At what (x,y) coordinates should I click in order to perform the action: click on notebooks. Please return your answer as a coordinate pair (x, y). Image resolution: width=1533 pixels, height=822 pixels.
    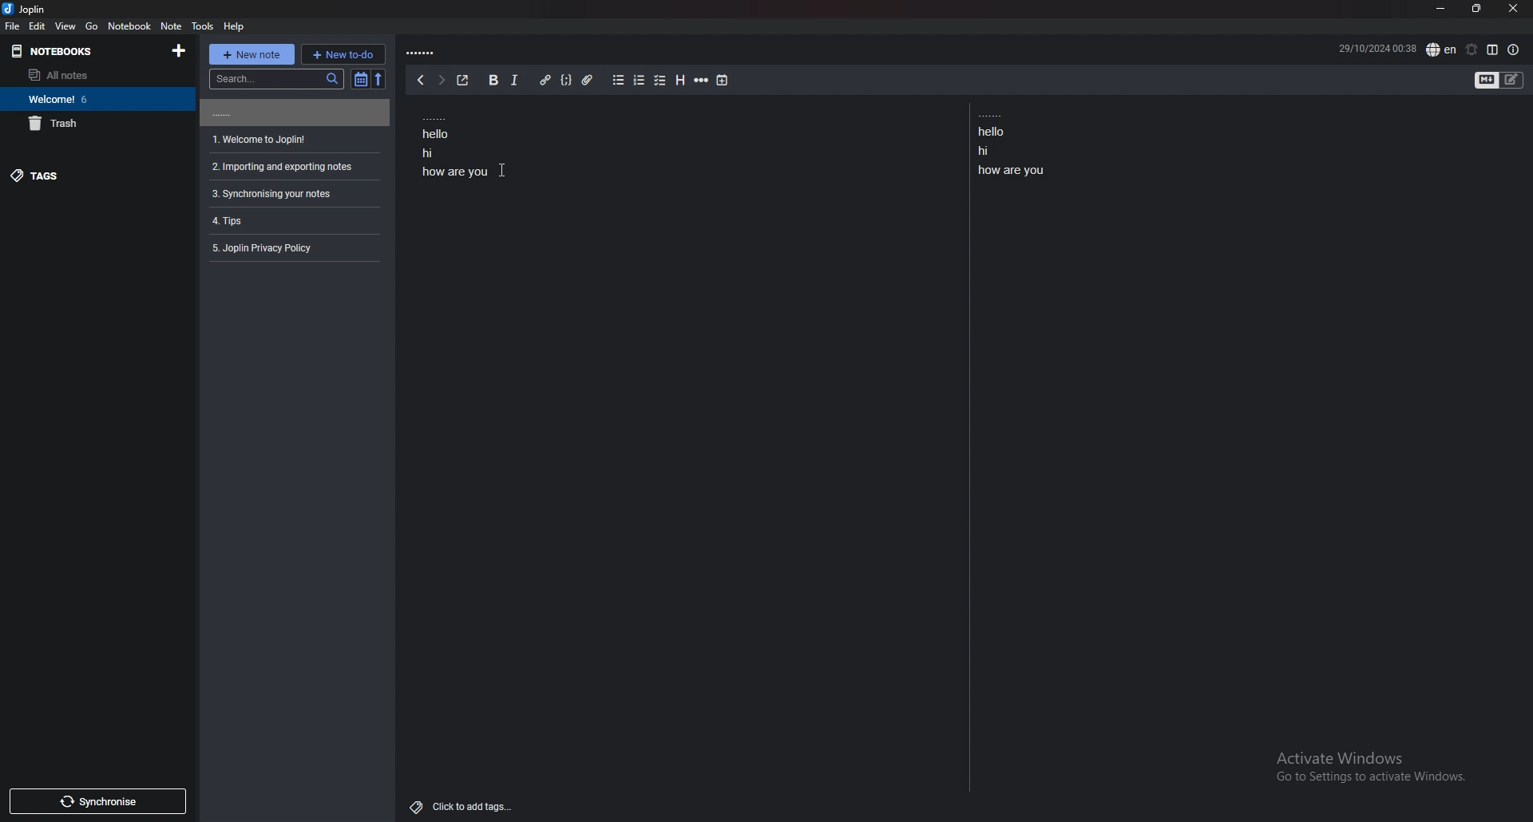
    Looking at the image, I should click on (84, 51).